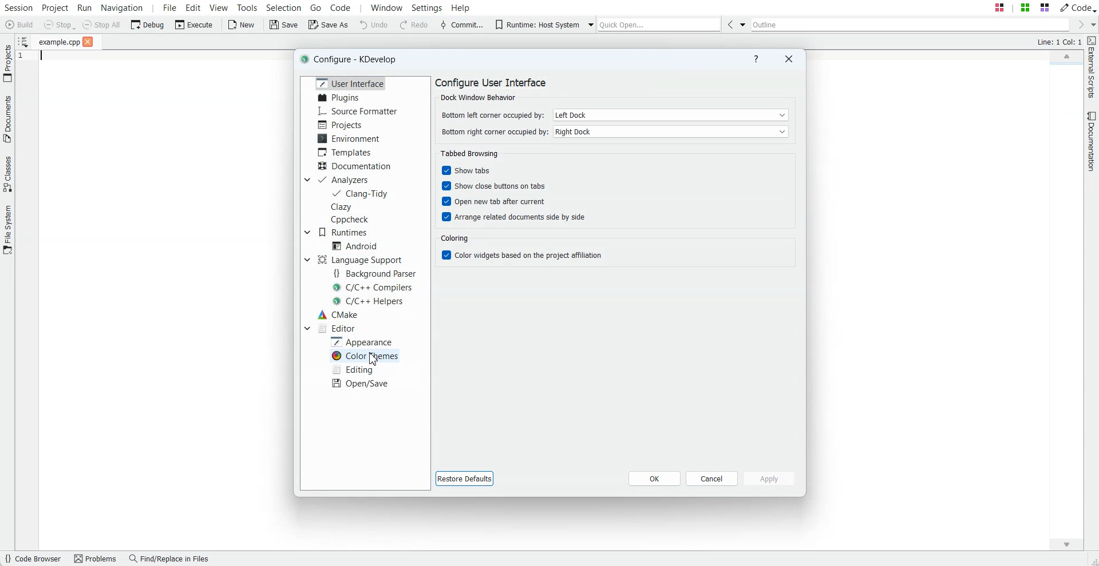  What do you see at coordinates (85, 7) in the screenshot?
I see `Run` at bounding box center [85, 7].